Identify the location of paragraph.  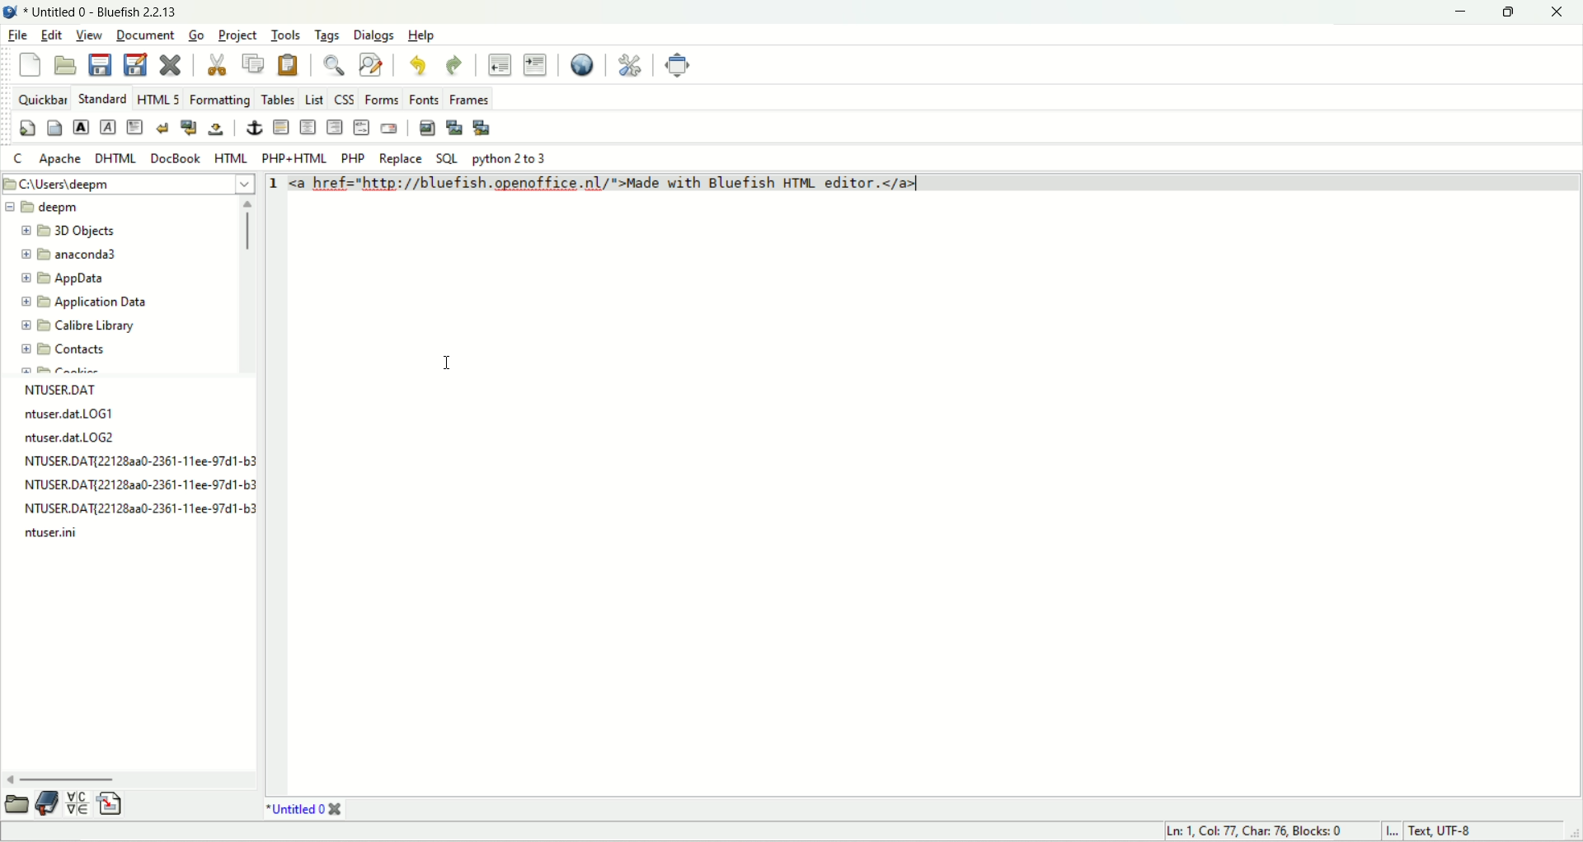
(136, 129).